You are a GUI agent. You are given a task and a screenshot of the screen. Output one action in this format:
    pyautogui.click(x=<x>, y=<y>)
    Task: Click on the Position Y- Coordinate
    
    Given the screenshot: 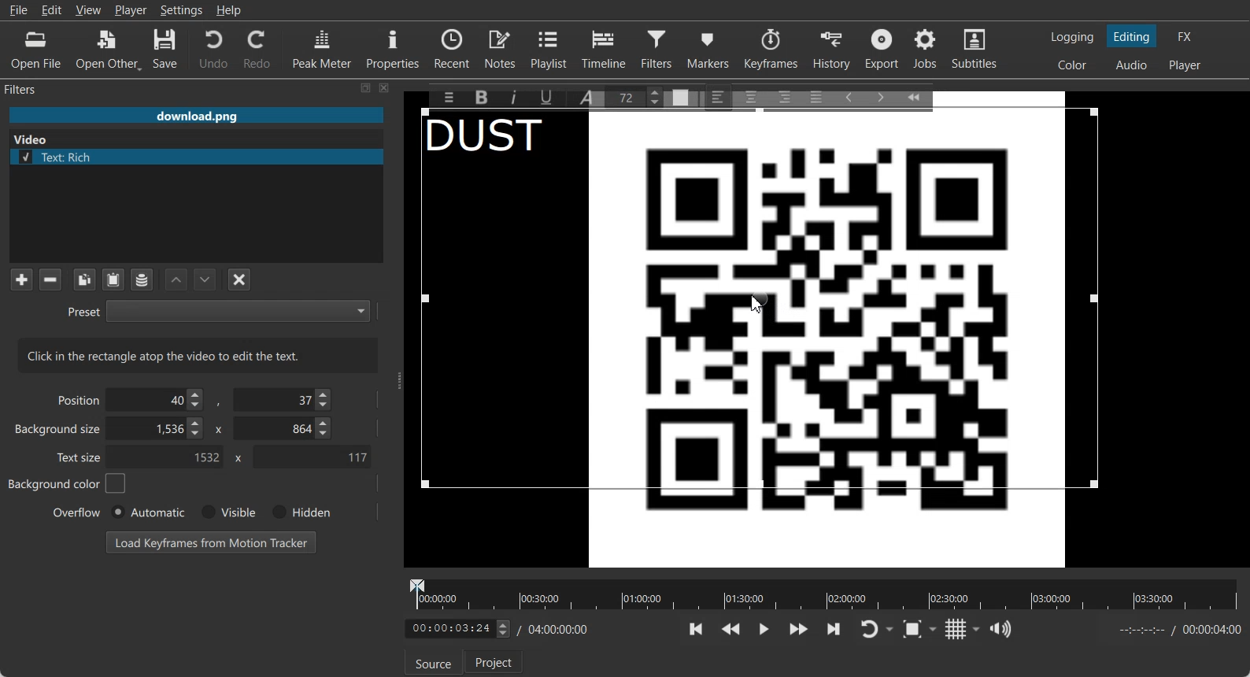 What is the action you would take?
    pyautogui.click(x=284, y=399)
    